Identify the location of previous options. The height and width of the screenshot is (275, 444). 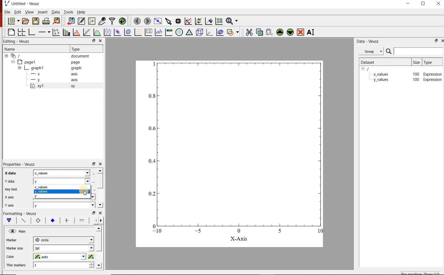
(95, 221).